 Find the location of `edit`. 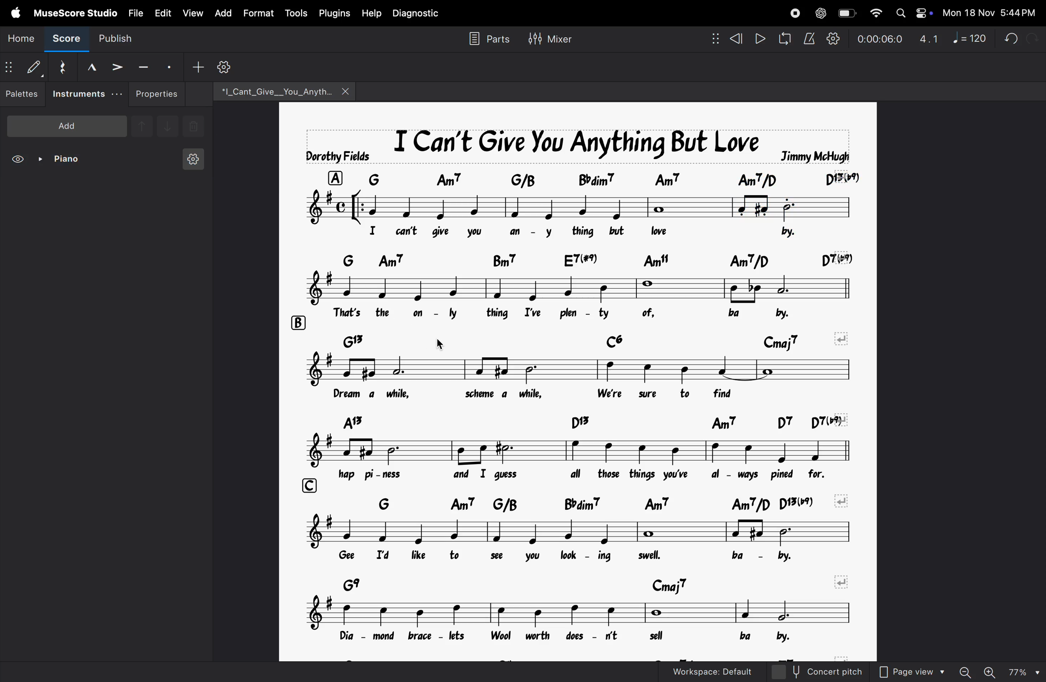

edit is located at coordinates (162, 13).